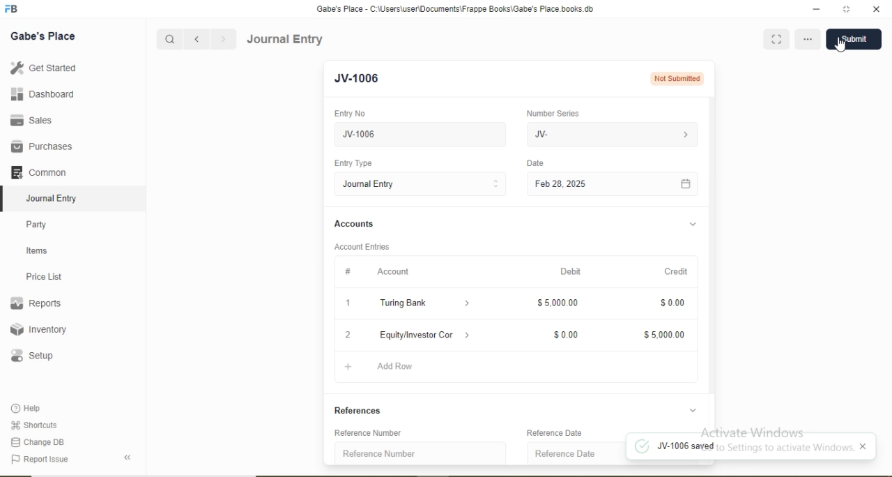  Describe the element at coordinates (349, 113) in the screenshot. I see `Entry No` at that location.